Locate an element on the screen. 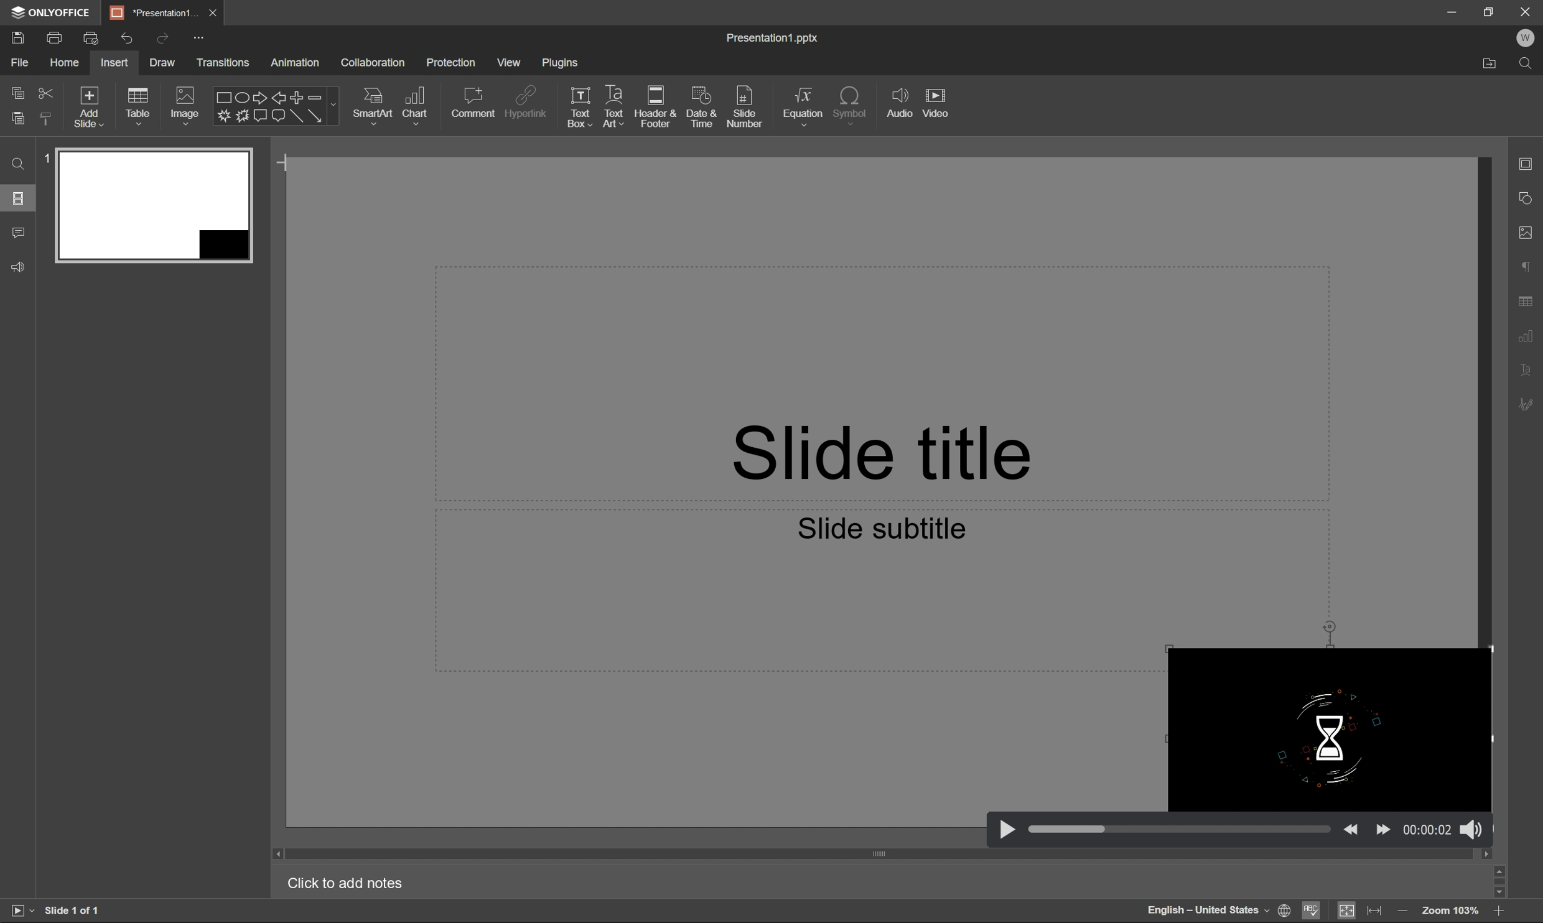 The width and height of the screenshot is (1543, 923). scroll bar is located at coordinates (885, 855).